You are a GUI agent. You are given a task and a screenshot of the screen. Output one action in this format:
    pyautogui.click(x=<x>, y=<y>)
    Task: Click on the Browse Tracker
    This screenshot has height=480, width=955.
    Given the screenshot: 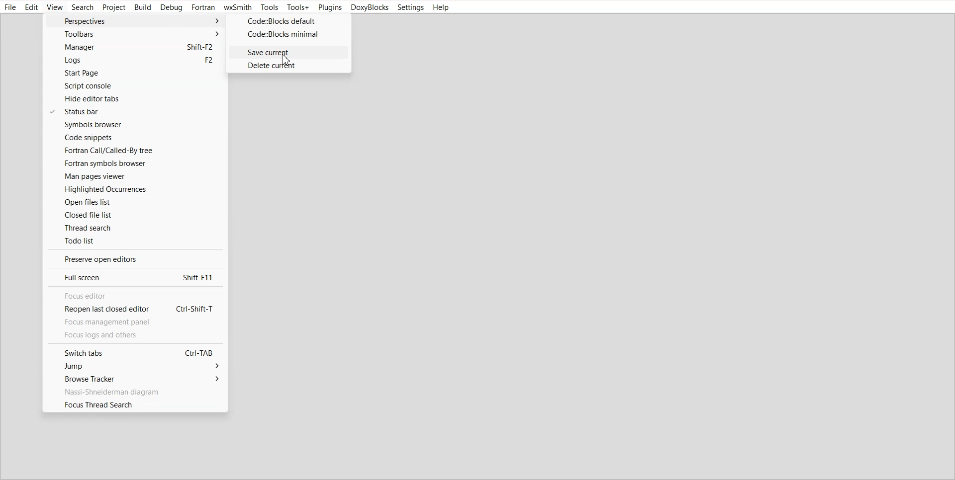 What is the action you would take?
    pyautogui.click(x=133, y=379)
    